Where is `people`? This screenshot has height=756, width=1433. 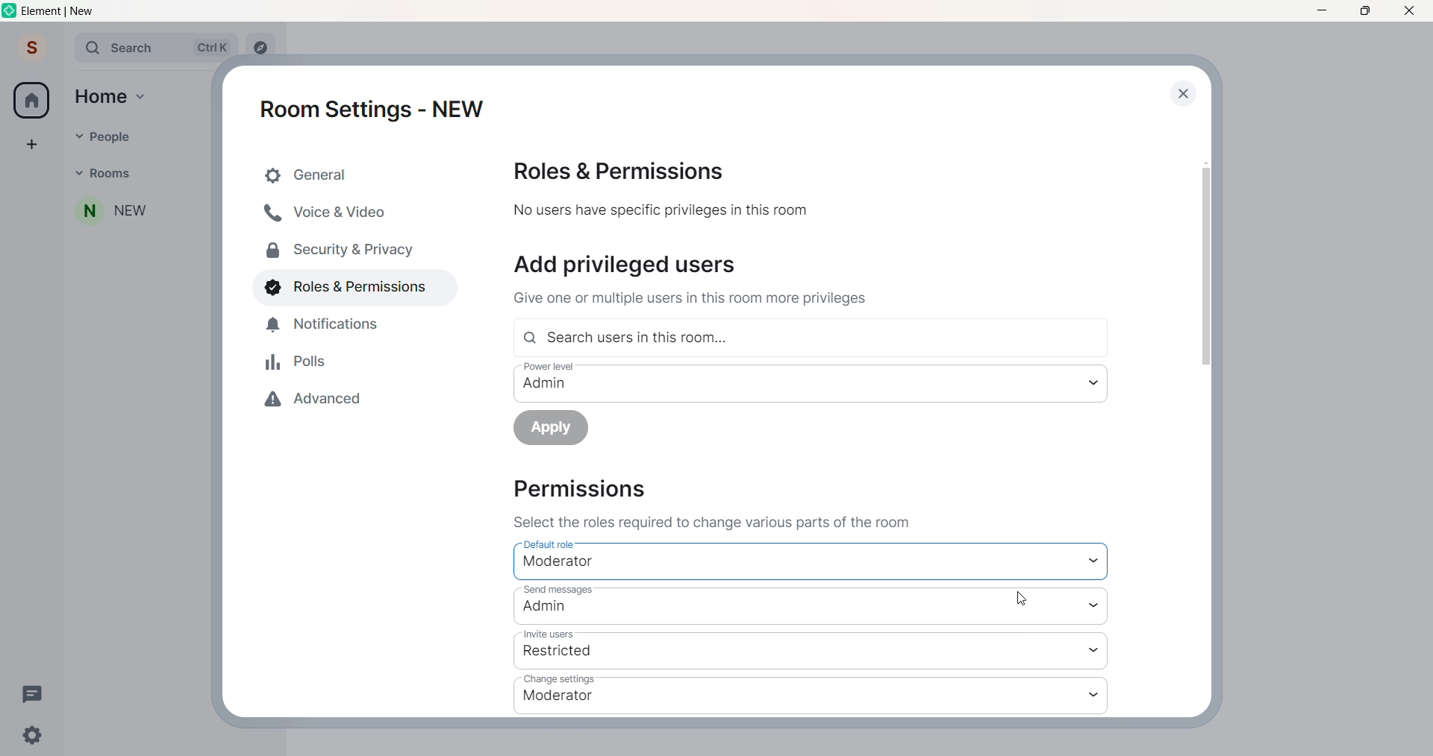
people is located at coordinates (100, 136).